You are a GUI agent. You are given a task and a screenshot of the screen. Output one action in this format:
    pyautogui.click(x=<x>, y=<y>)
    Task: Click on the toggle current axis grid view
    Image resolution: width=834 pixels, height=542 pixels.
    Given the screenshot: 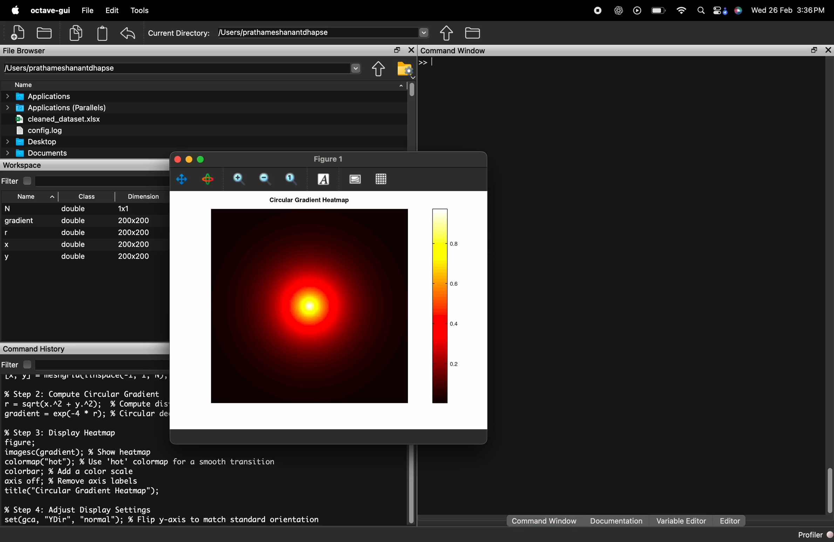 What is the action you would take?
    pyautogui.click(x=381, y=179)
    